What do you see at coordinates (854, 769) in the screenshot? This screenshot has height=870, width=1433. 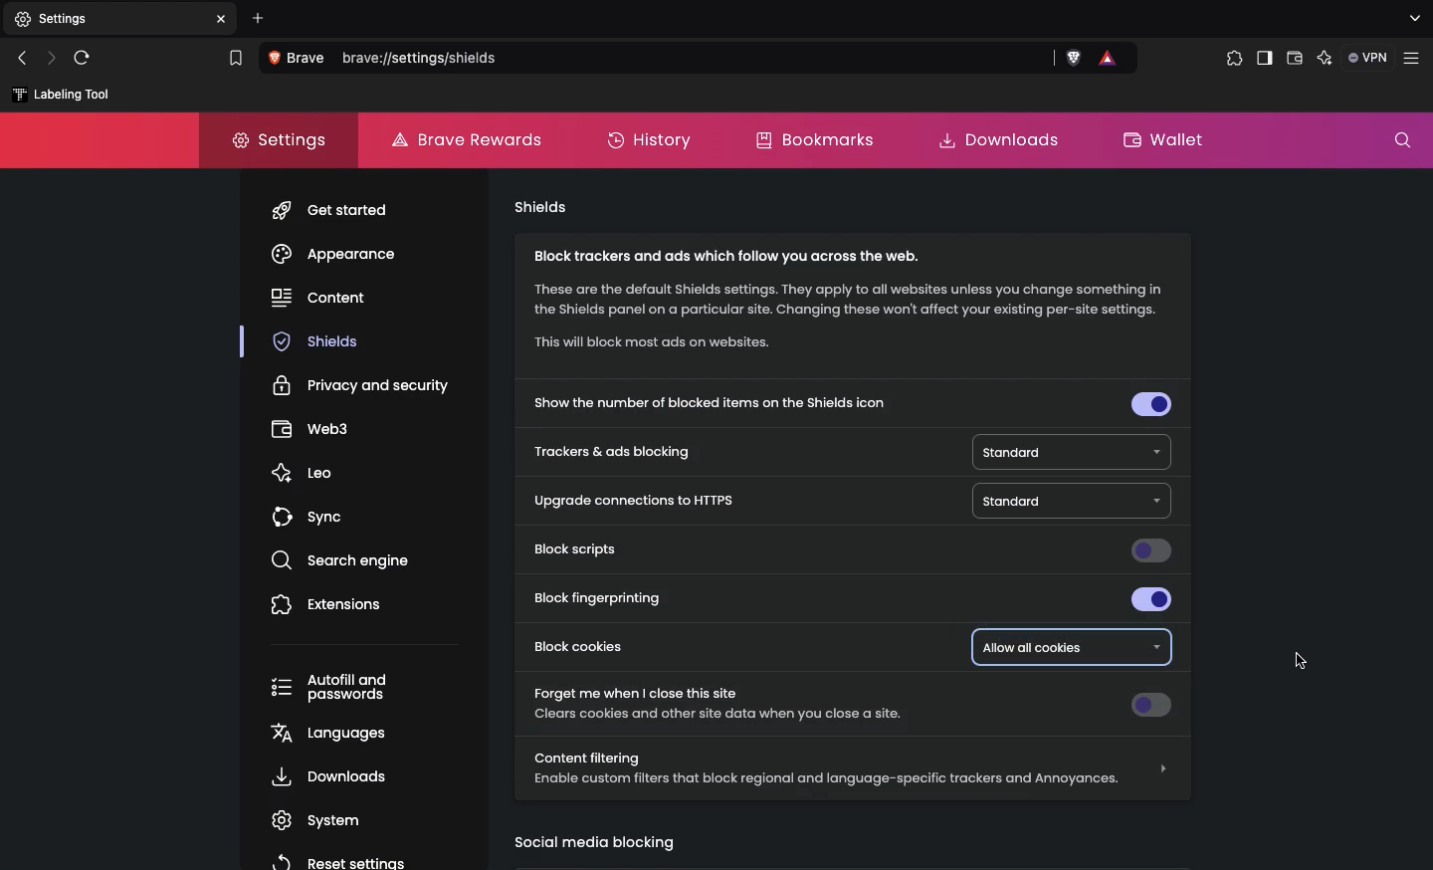 I see `Content filtering Enable custom filters that block regional and language-specific trackers and Annoyances.` at bounding box center [854, 769].